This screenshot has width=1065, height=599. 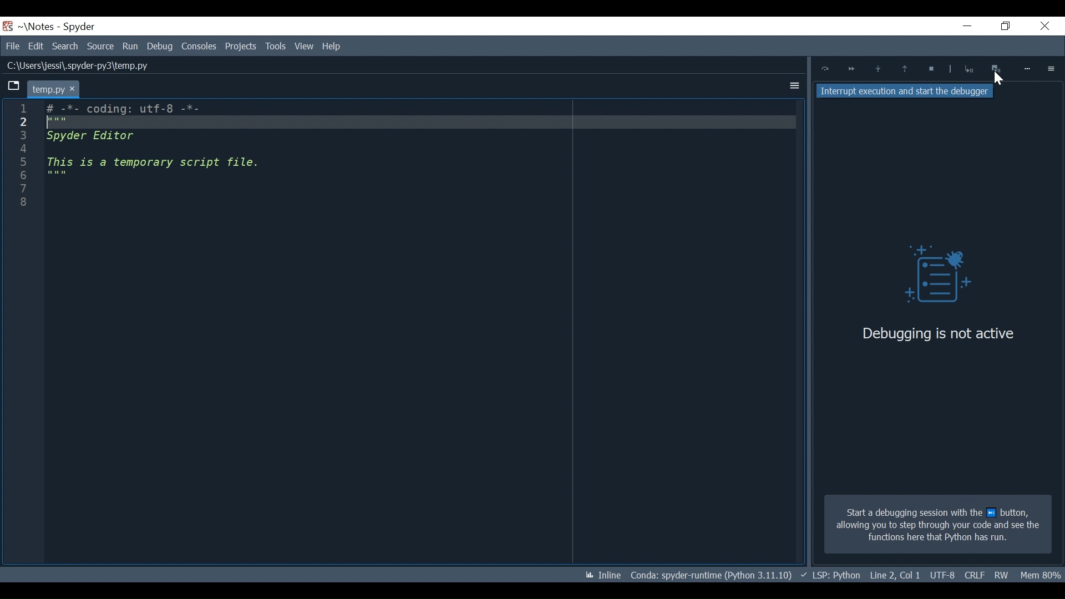 What do you see at coordinates (303, 47) in the screenshot?
I see `Help` at bounding box center [303, 47].